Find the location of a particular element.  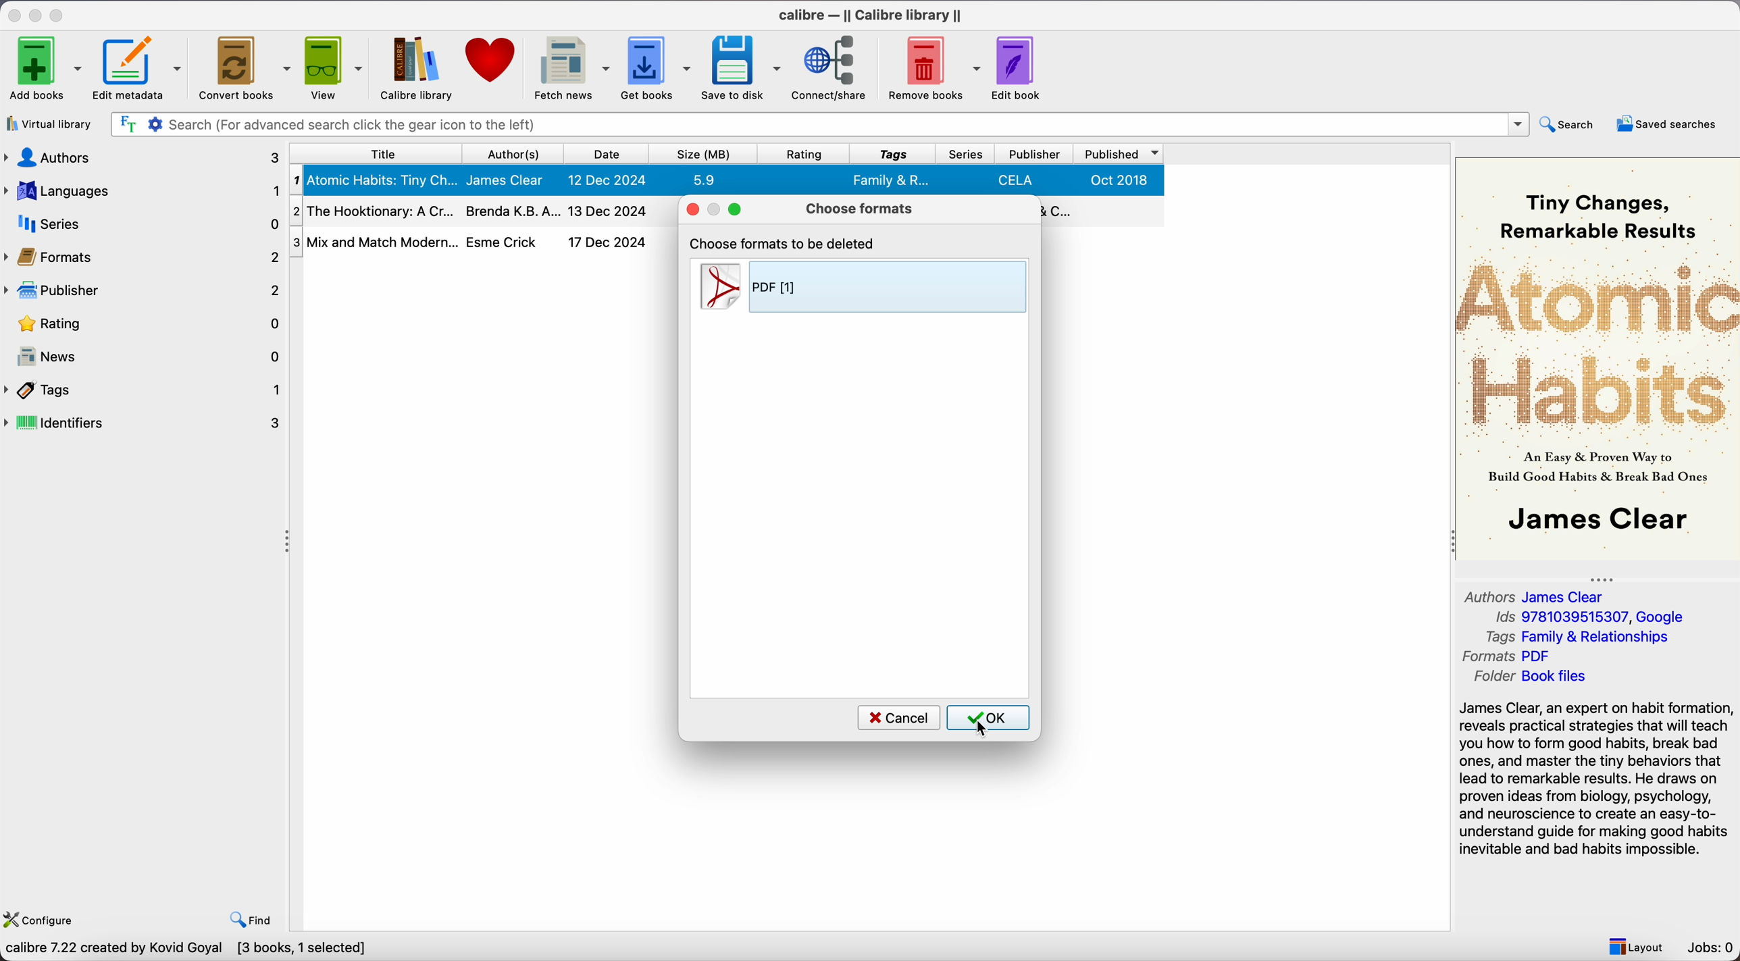

edit book is located at coordinates (1020, 66).